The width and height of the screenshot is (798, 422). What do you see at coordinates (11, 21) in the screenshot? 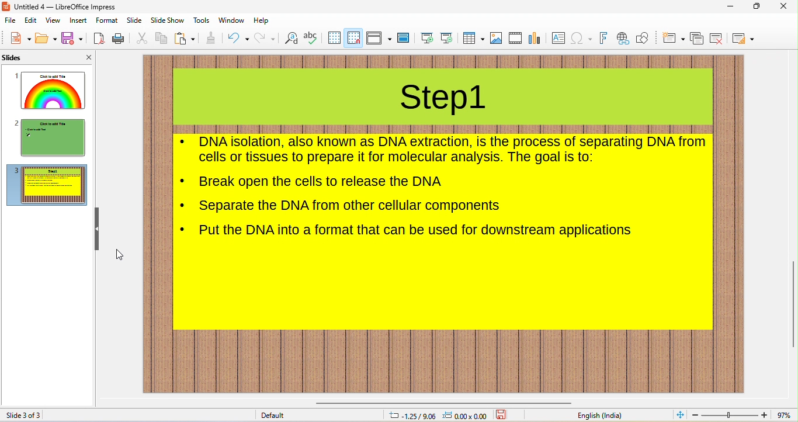
I see `file` at bounding box center [11, 21].